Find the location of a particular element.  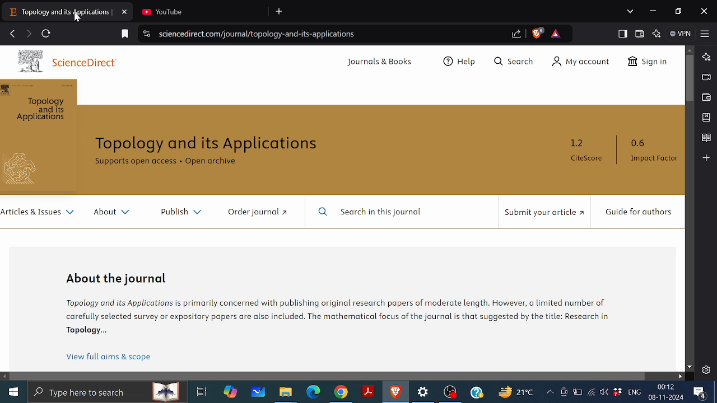

Notifications is located at coordinates (700, 393).